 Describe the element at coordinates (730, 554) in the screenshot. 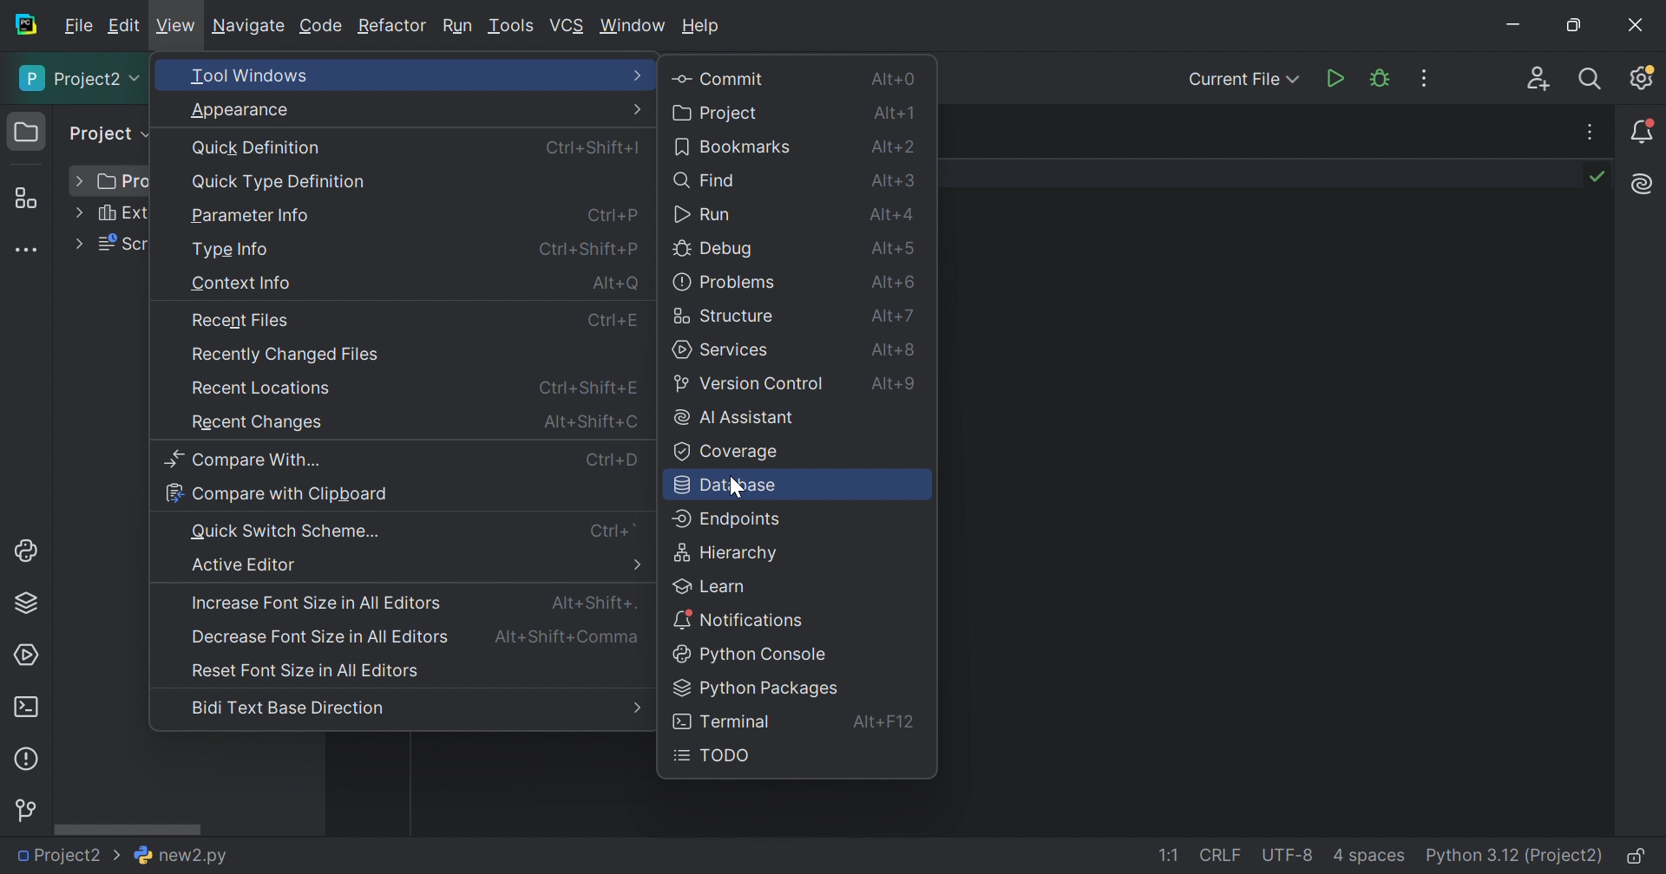

I see `Hierarchy` at that location.